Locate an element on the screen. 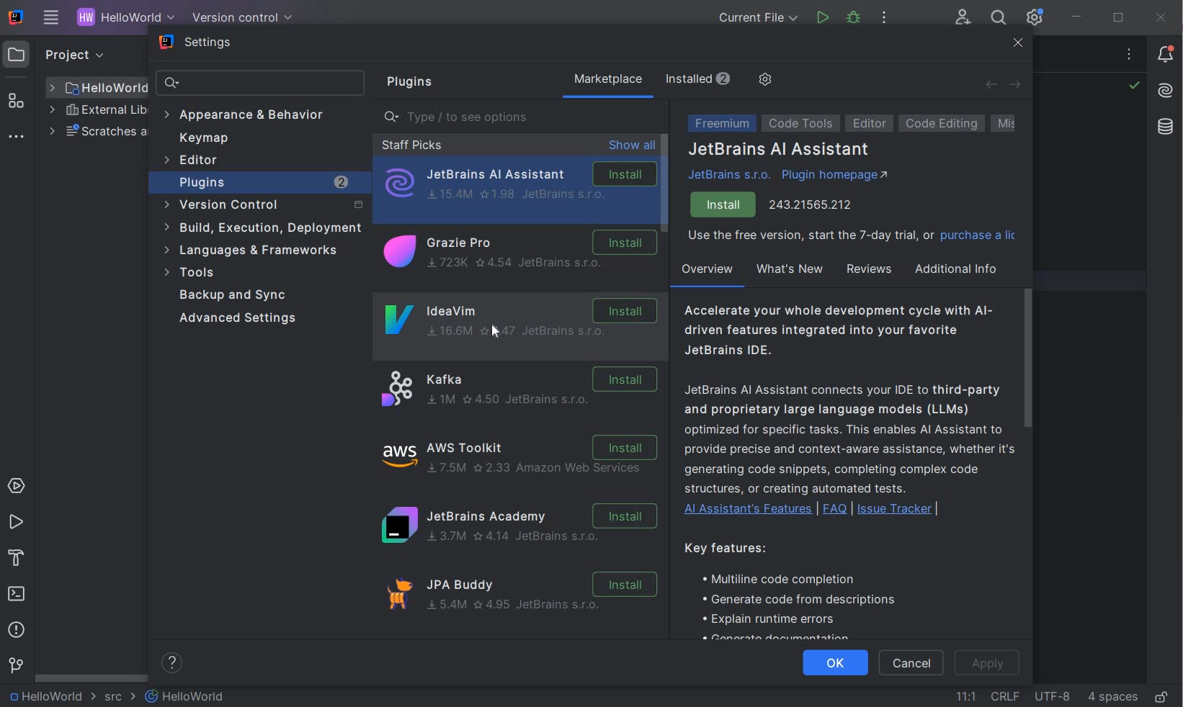 The image size is (1183, 707). CURRENT FILE is located at coordinates (758, 19).